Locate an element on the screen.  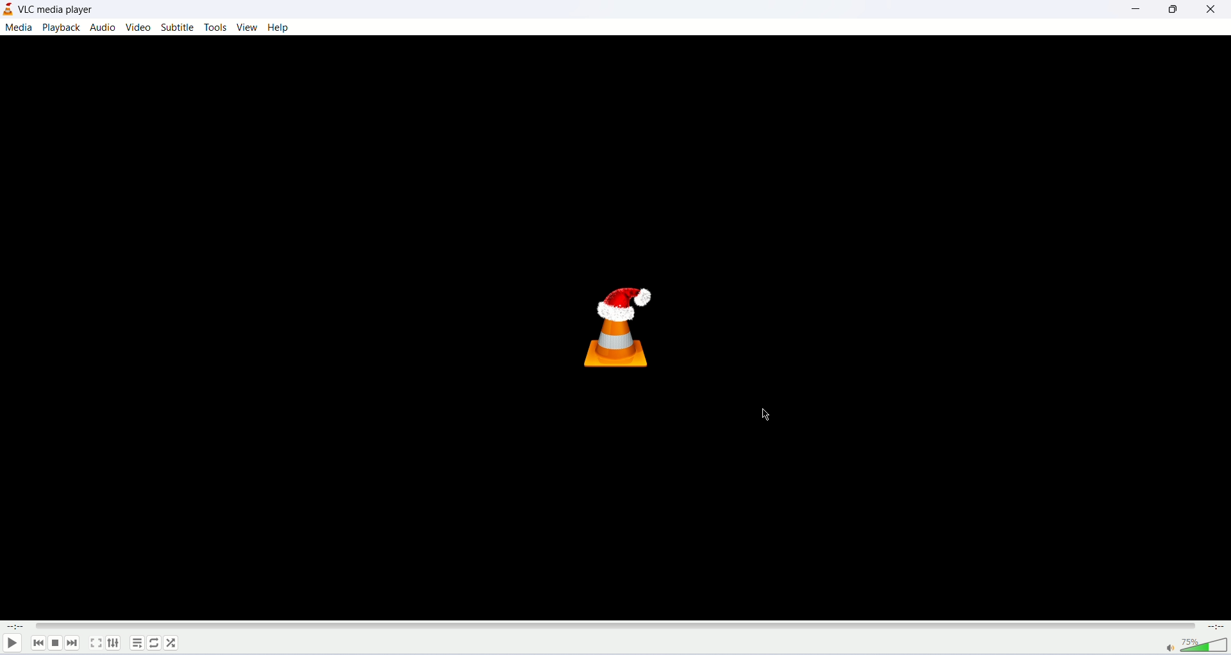
volume bar is located at coordinates (1205, 644).